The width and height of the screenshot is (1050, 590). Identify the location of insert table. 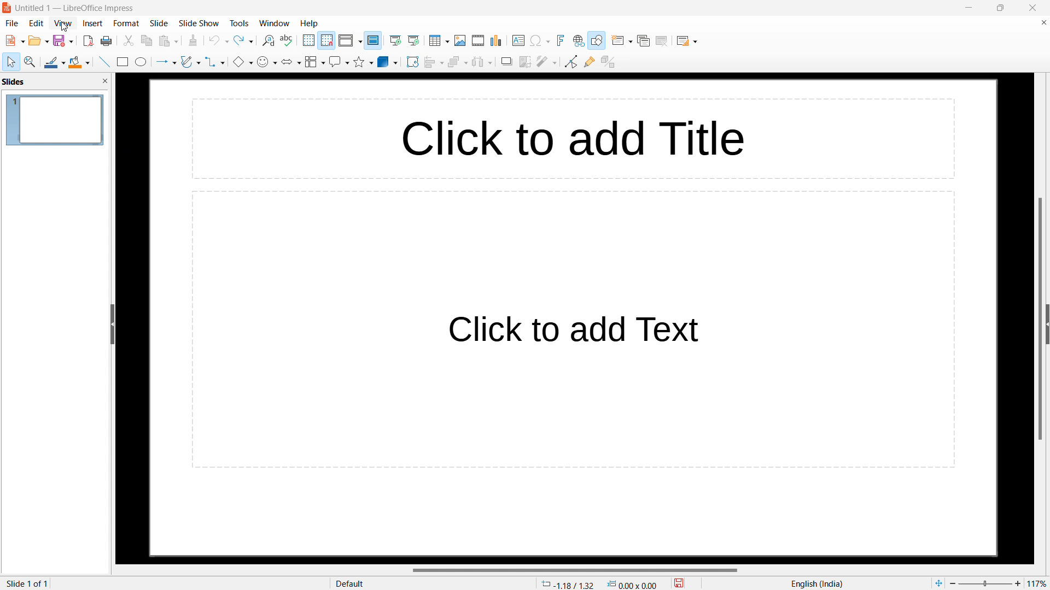
(439, 40).